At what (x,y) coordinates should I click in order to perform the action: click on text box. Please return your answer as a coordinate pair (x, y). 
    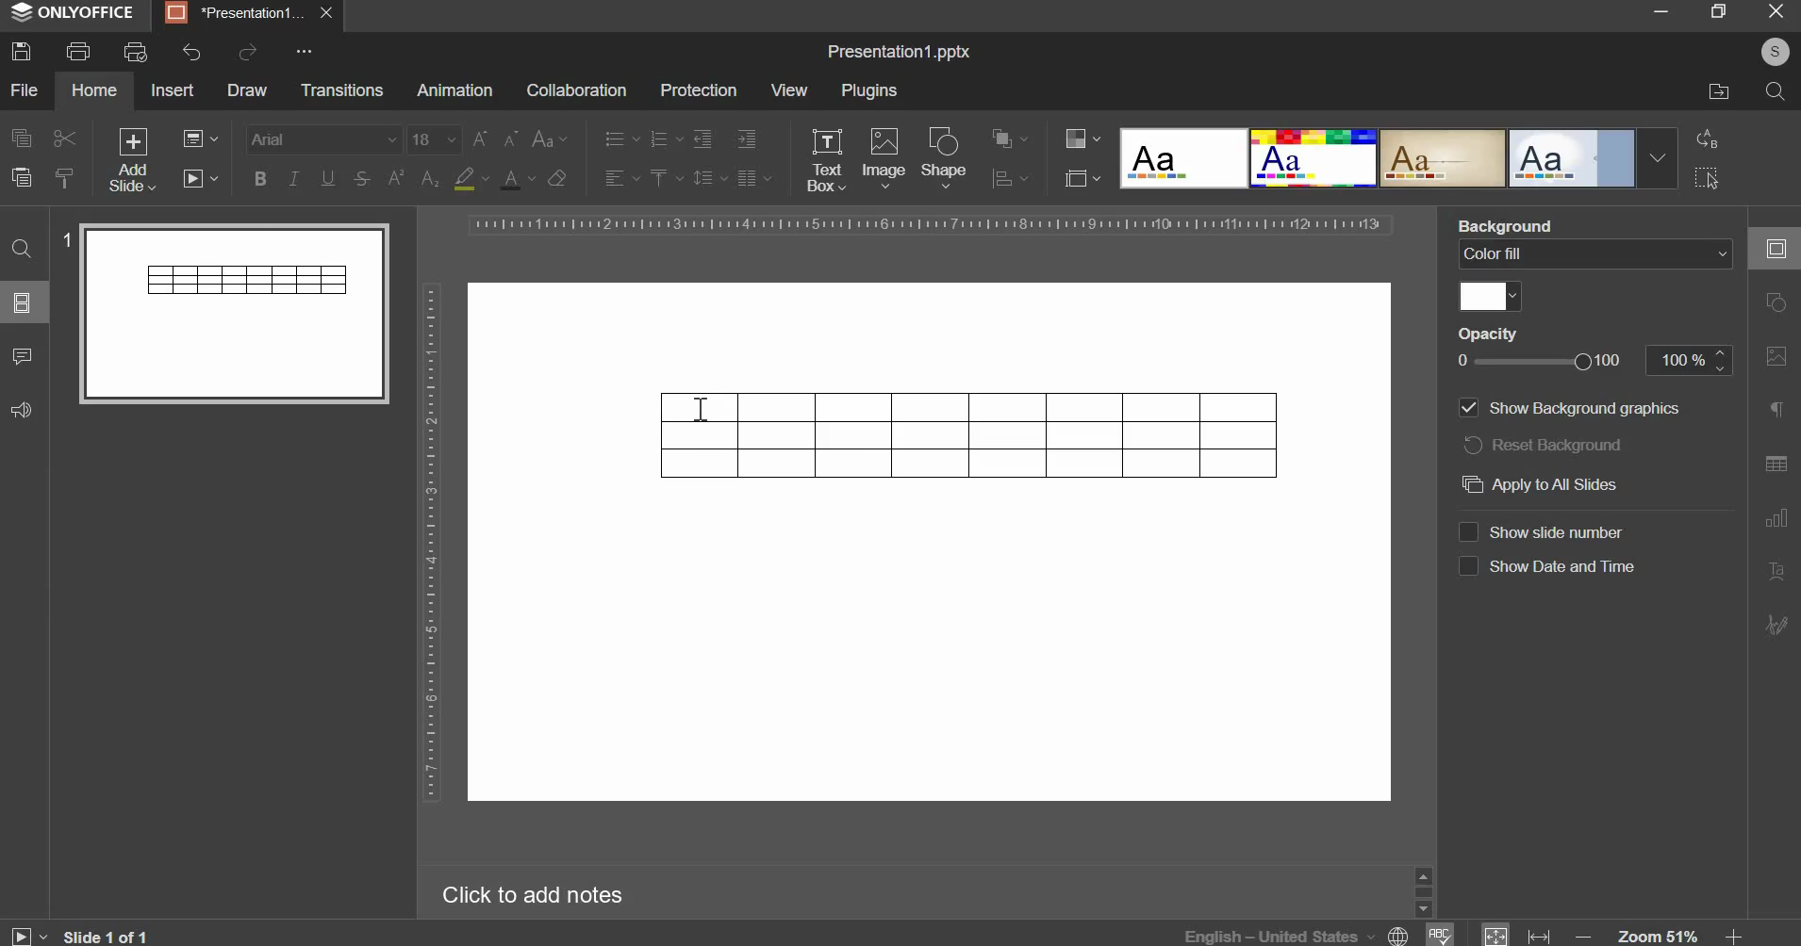
    Looking at the image, I should click on (826, 160).